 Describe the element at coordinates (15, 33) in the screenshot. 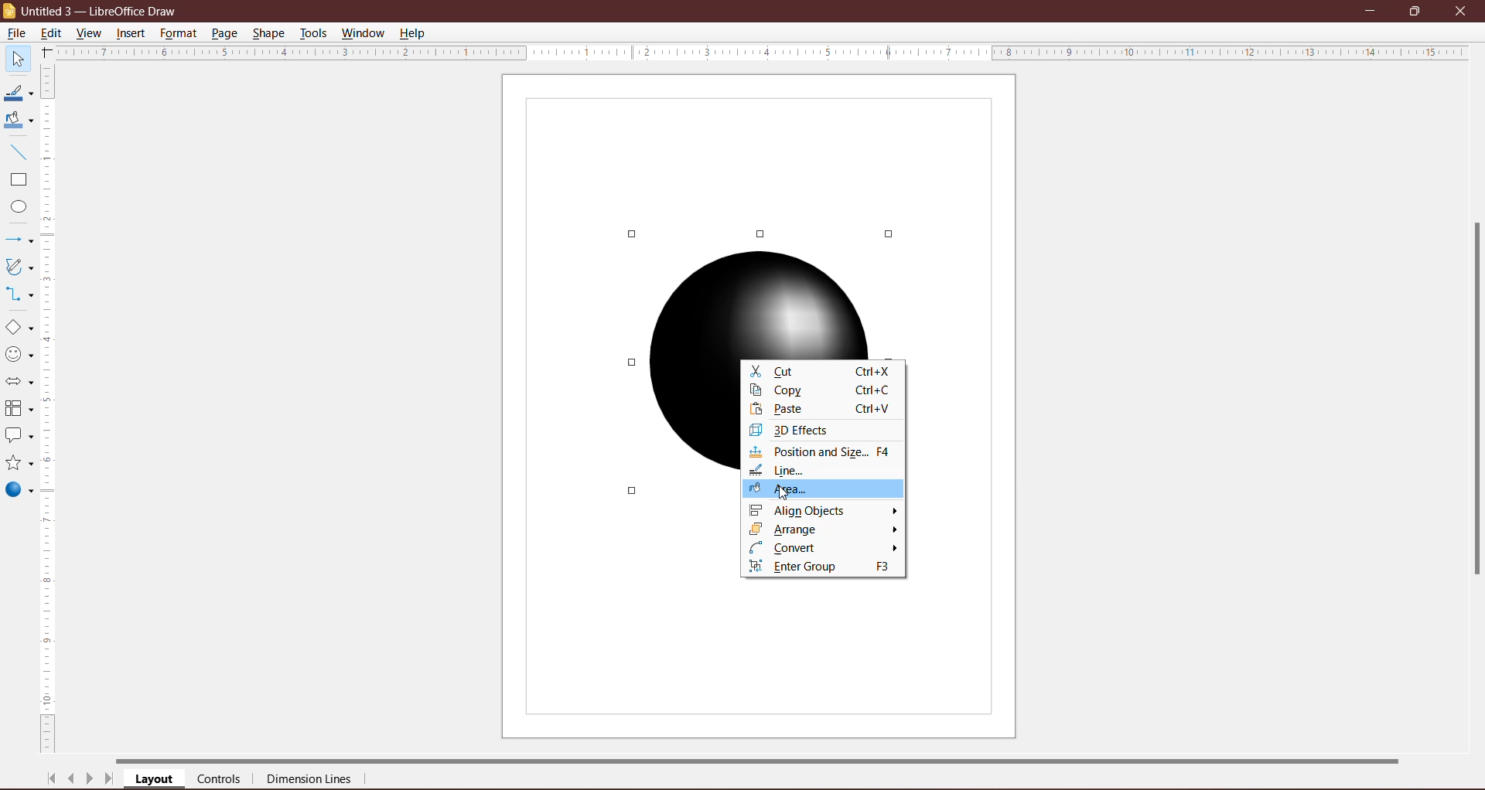

I see `File` at that location.